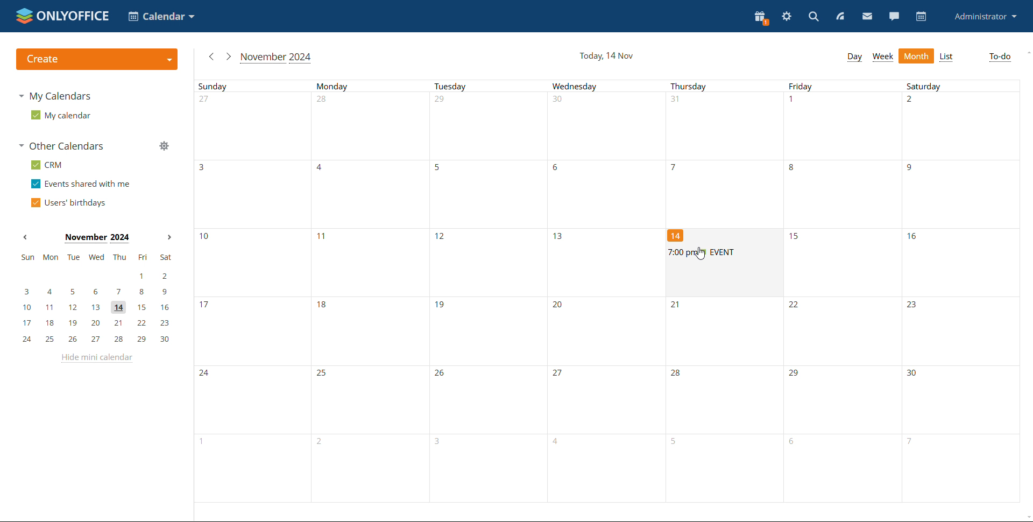  Describe the element at coordinates (203, 167) in the screenshot. I see `number` at that location.